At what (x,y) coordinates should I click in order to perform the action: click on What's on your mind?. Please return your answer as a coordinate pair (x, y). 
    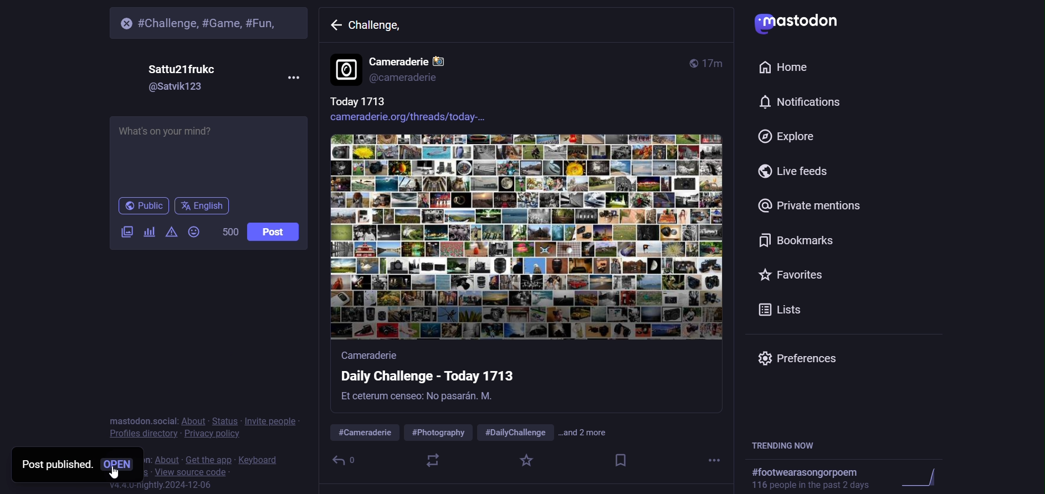
    Looking at the image, I should click on (205, 155).